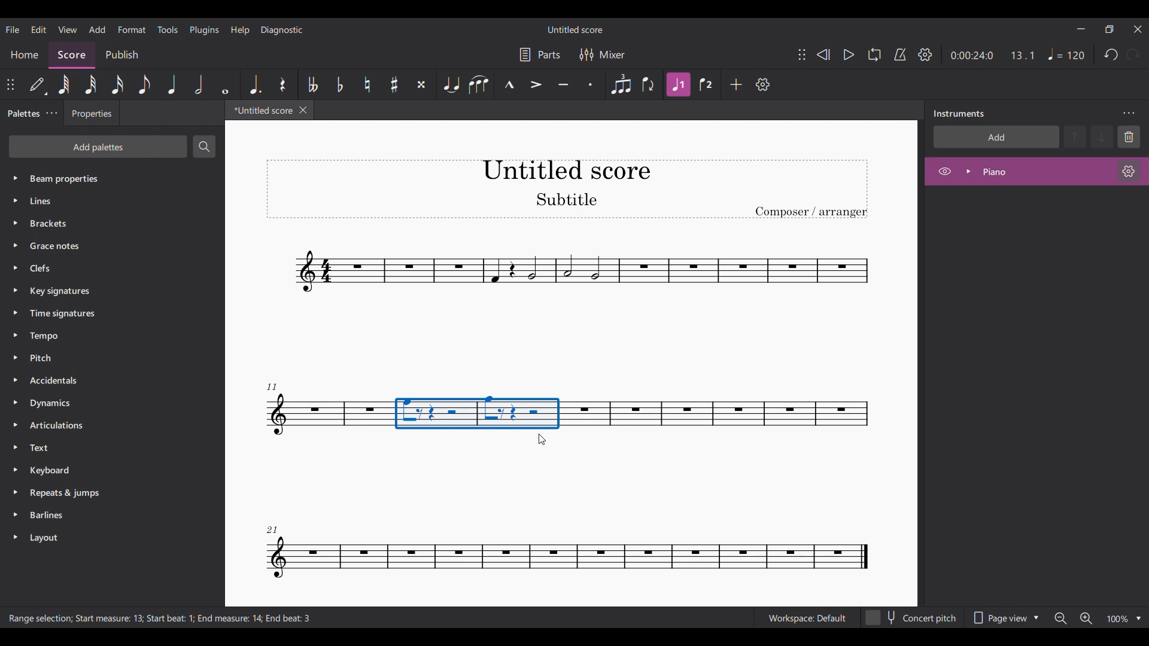 This screenshot has width=1149, height=646. Describe the element at coordinates (802, 54) in the screenshot. I see `Change position of toolbar` at that location.